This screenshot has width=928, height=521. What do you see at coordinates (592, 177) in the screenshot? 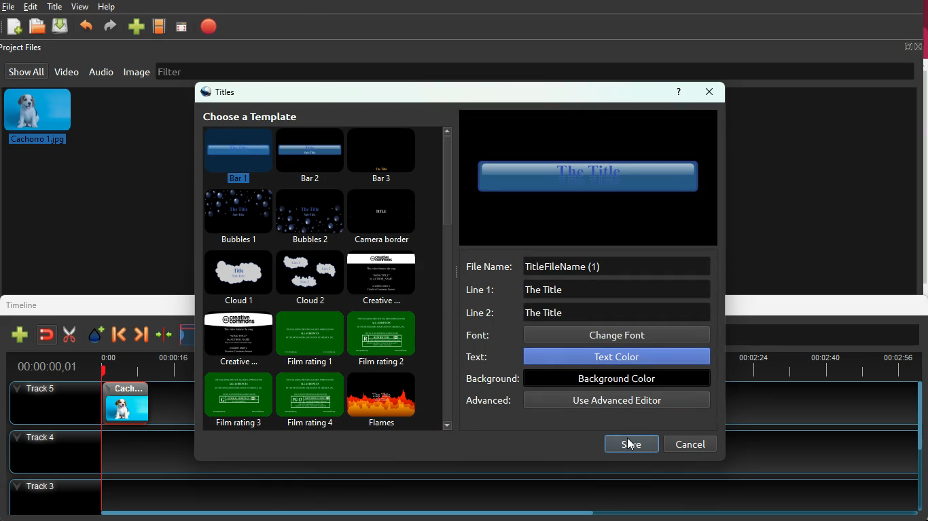
I see `selected title` at bounding box center [592, 177].